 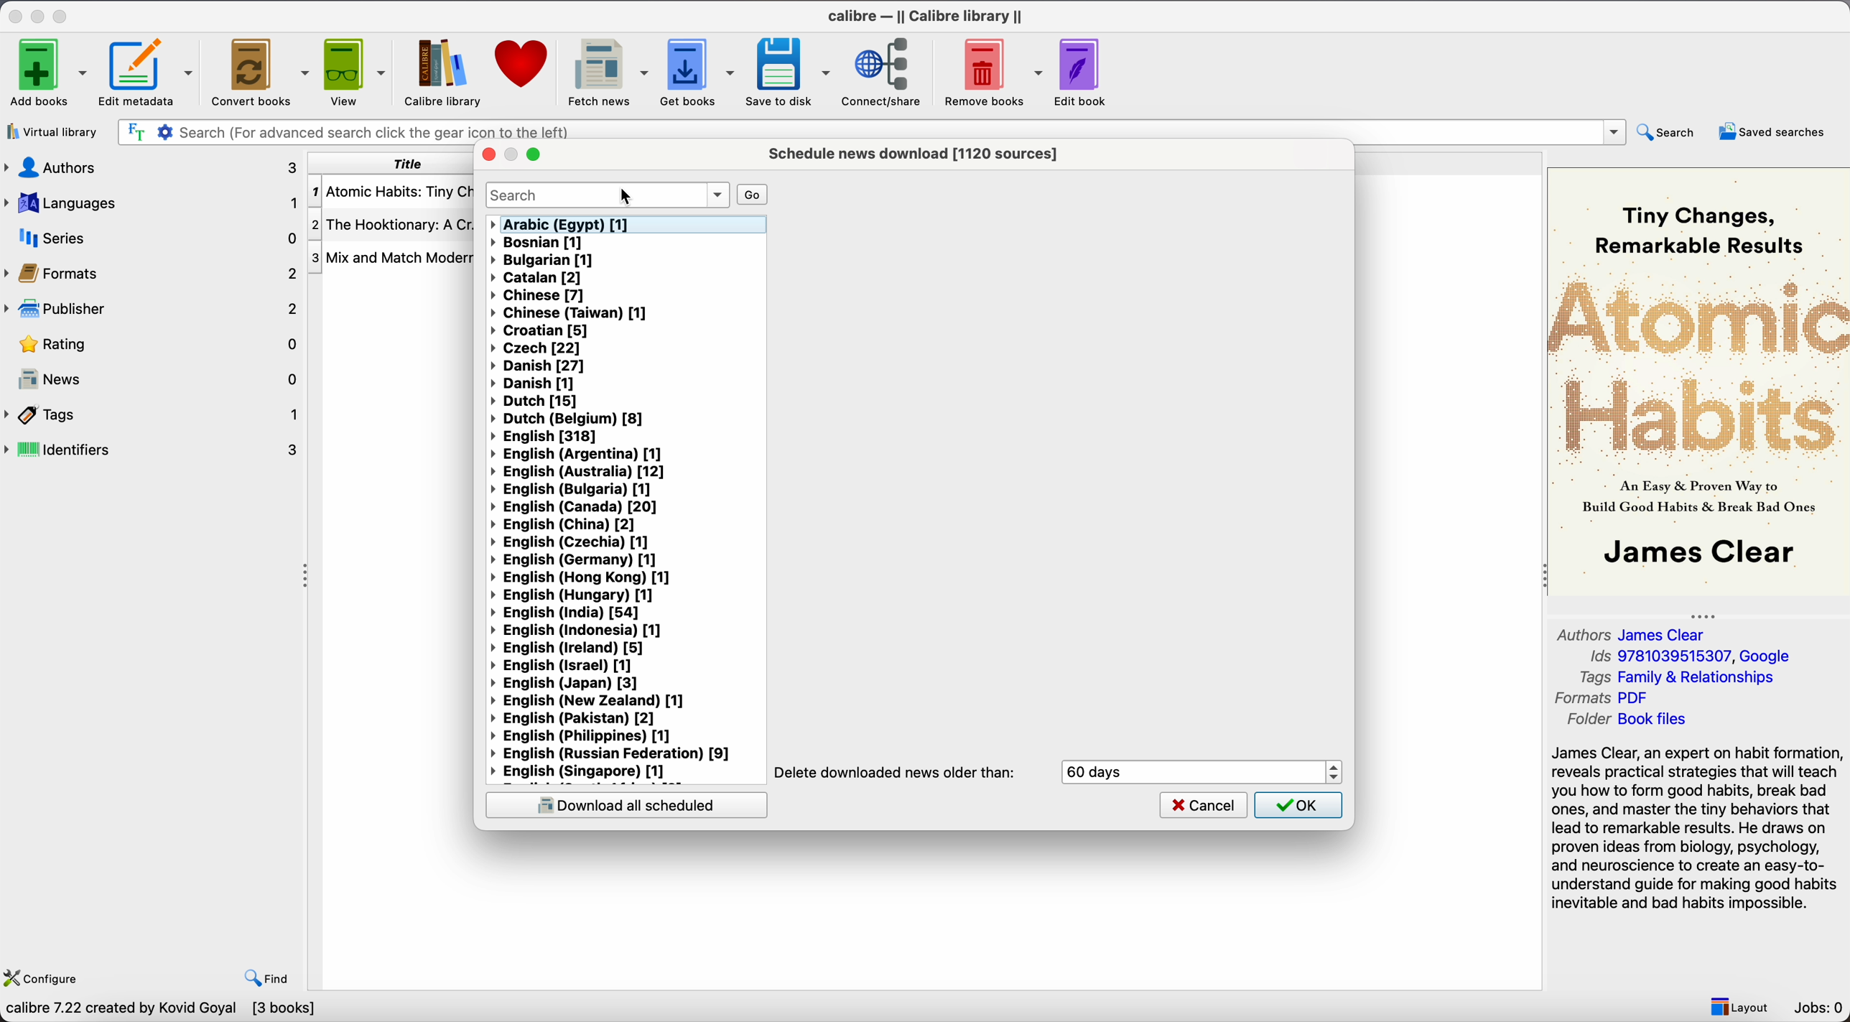 I want to click on close popup, so click(x=487, y=155).